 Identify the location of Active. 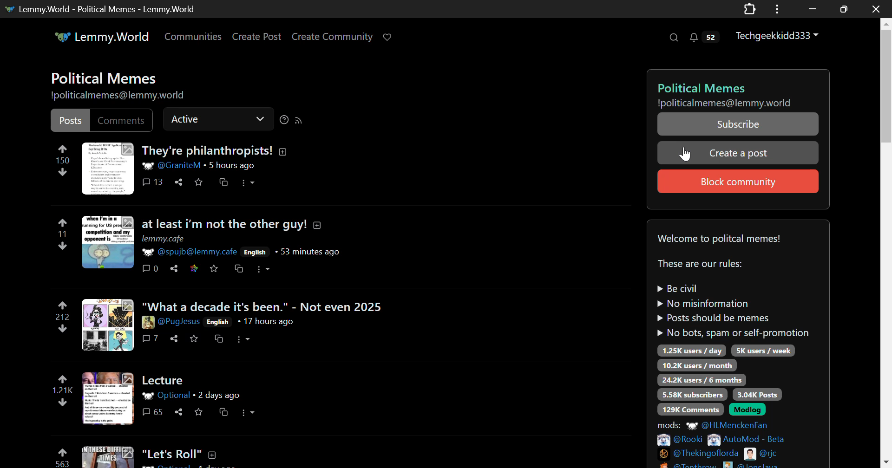
(216, 119).